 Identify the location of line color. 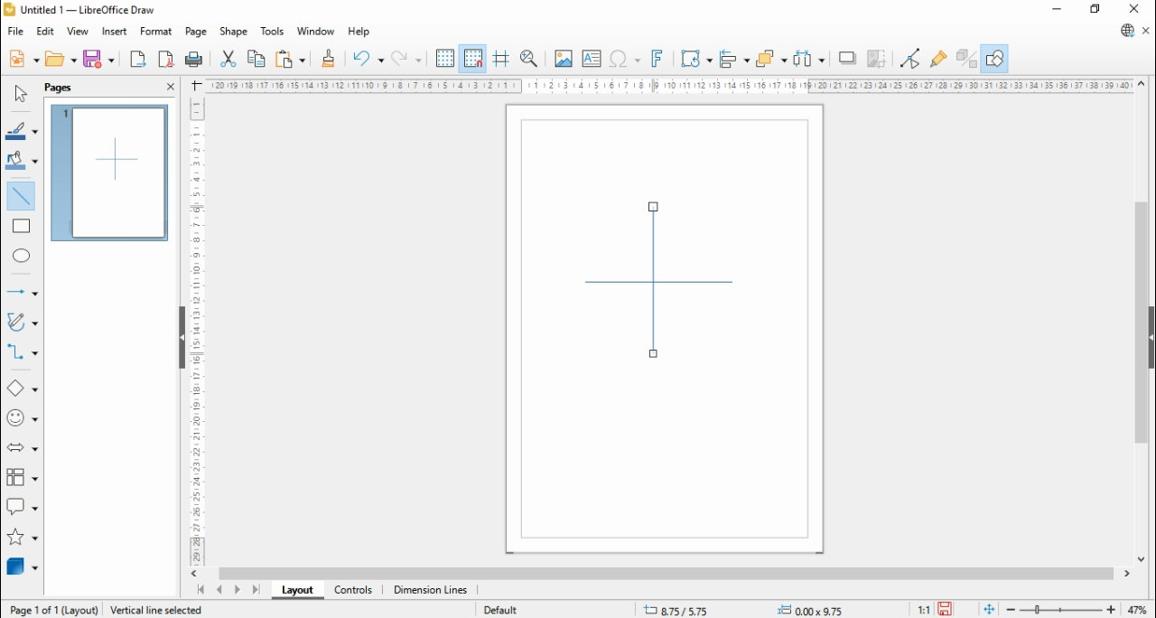
(22, 131).